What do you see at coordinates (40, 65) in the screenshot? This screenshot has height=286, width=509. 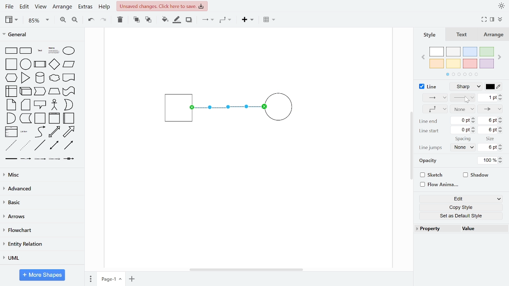 I see `process` at bounding box center [40, 65].